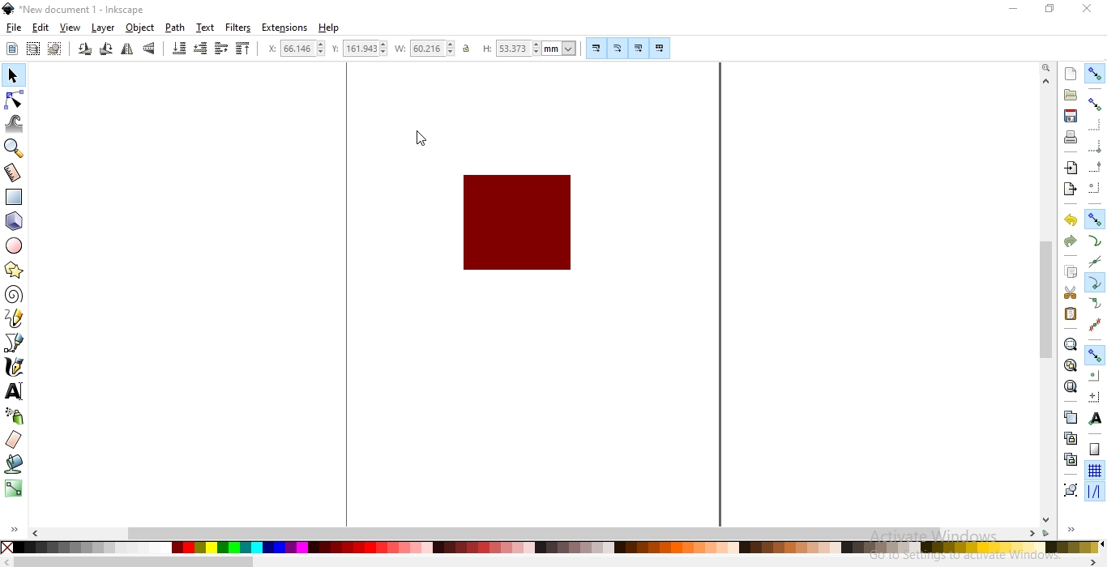 The height and width of the screenshot is (567, 1107). I want to click on cut the selected clones, so click(1071, 458).